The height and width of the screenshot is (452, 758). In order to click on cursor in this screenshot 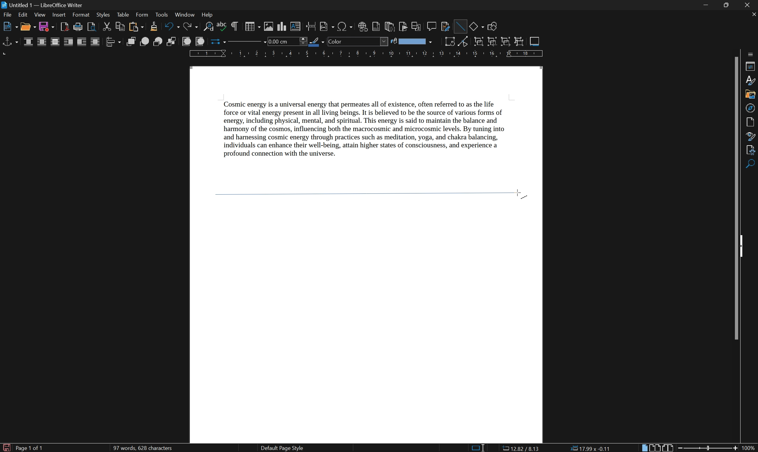, I will do `click(521, 192)`.